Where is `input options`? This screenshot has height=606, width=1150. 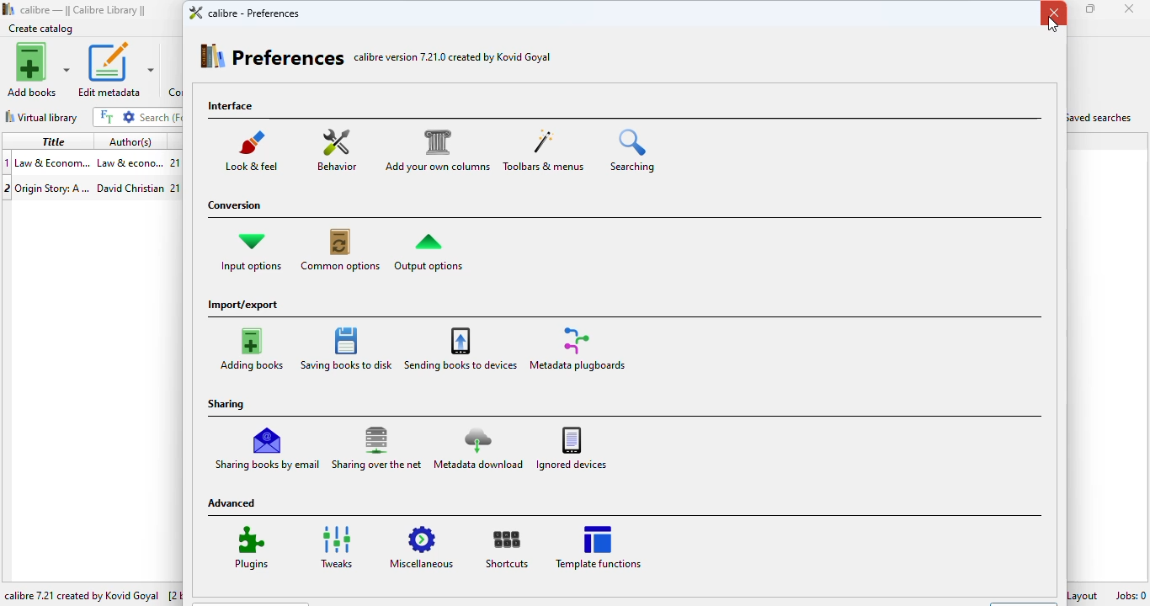
input options is located at coordinates (251, 252).